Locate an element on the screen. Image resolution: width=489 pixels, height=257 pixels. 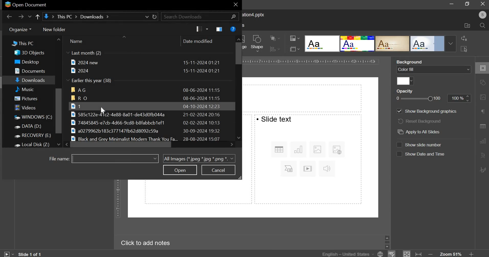
fit to width is located at coordinates (419, 254).